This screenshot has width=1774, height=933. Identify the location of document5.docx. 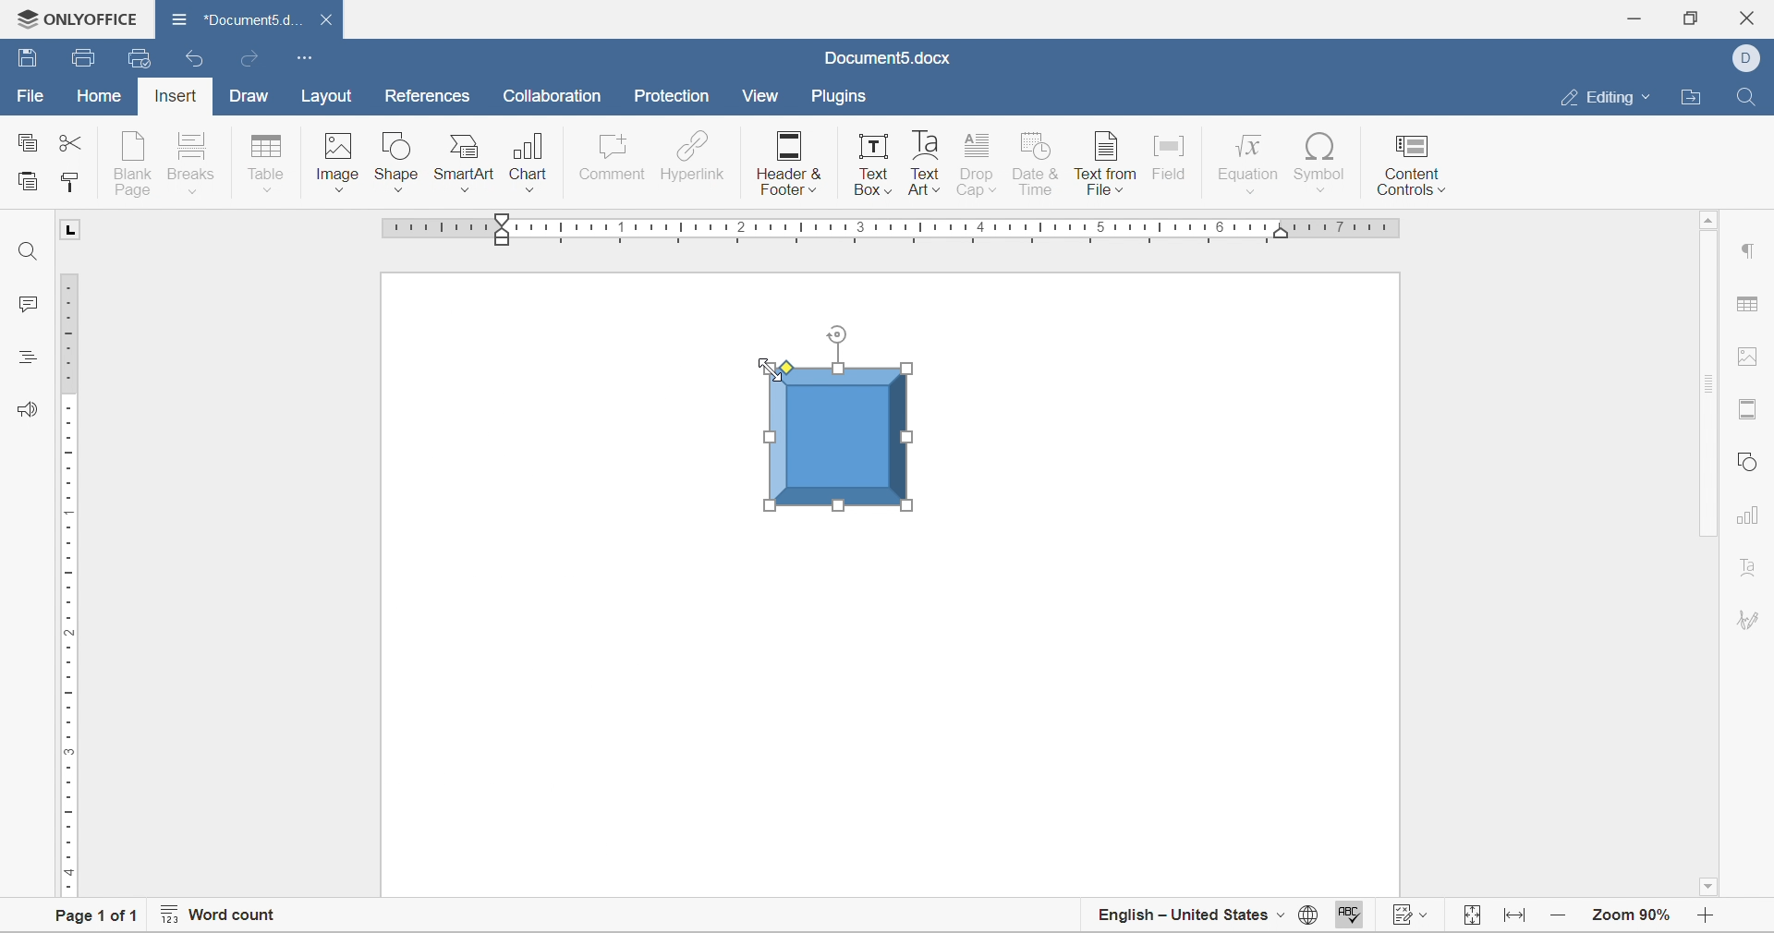
(883, 56).